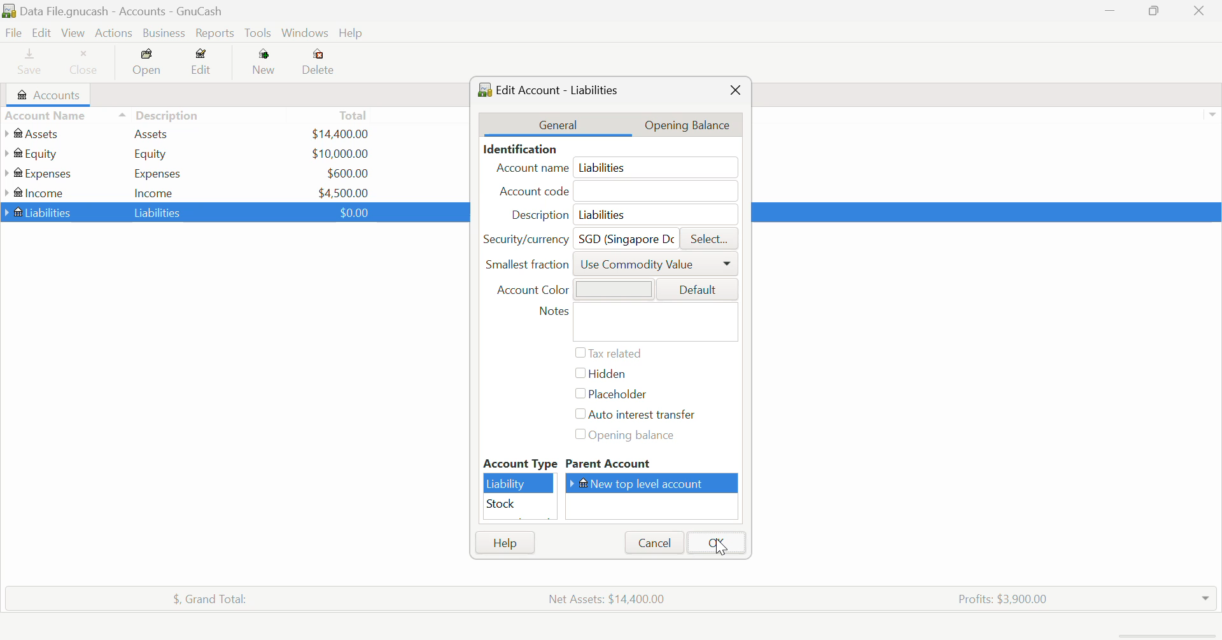 The width and height of the screenshot is (1222, 640). Describe the element at coordinates (355, 115) in the screenshot. I see `Total` at that location.